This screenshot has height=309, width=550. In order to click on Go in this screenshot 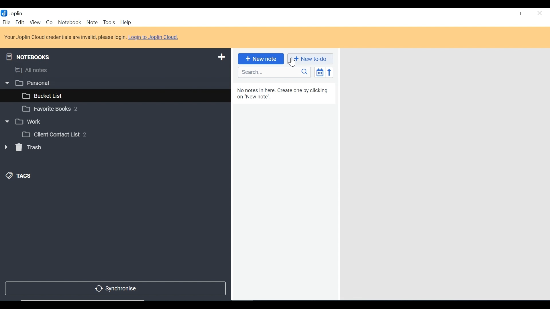, I will do `click(50, 23)`.